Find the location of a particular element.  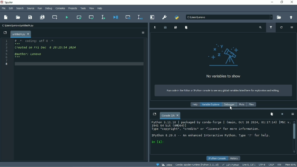

Edit is located at coordinates (11, 8).